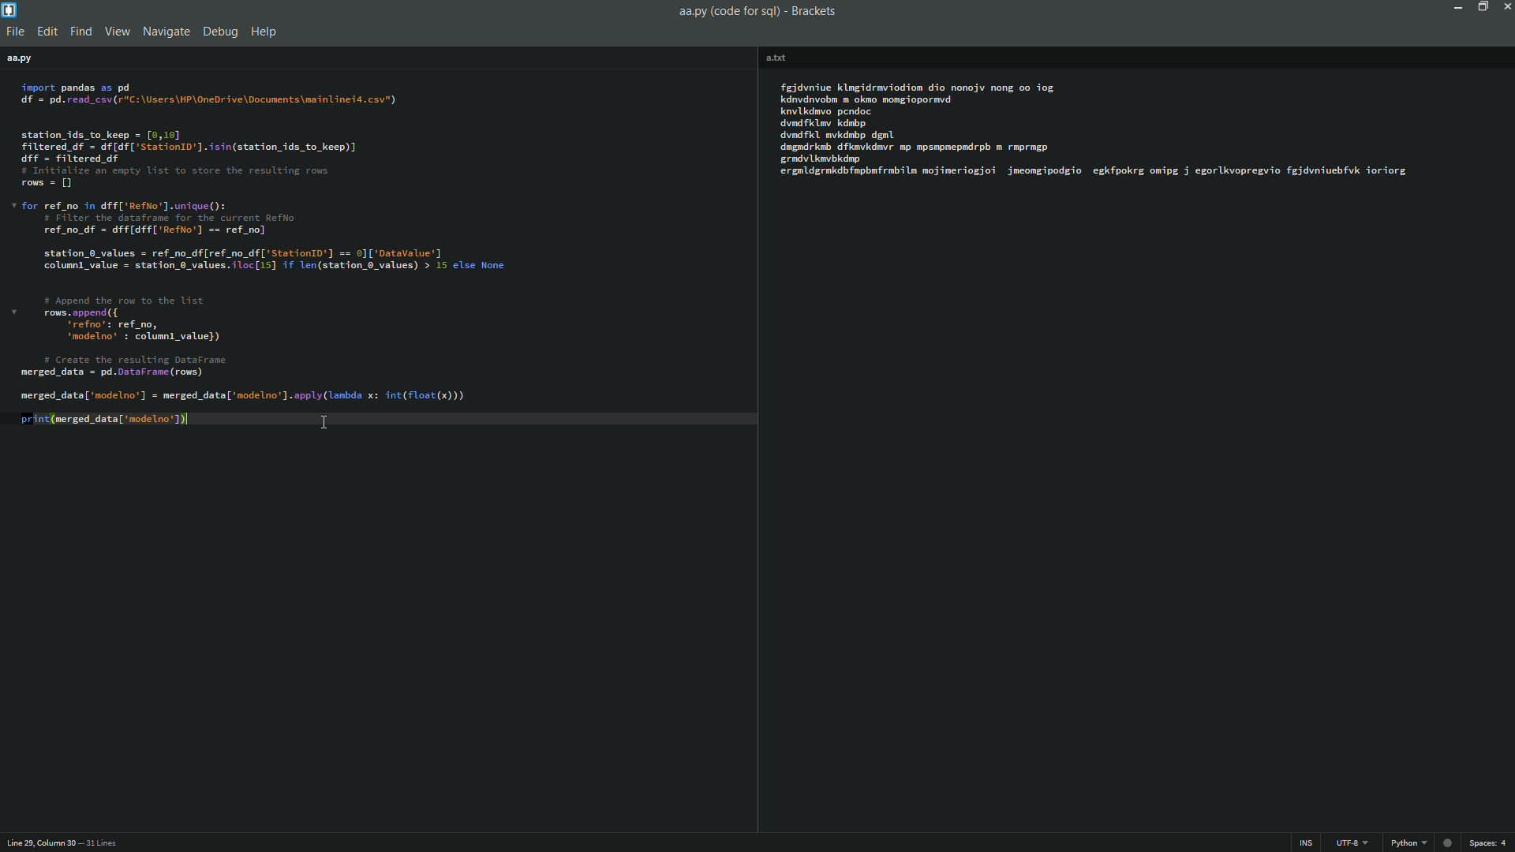  I want to click on minimize, so click(1459, 7).